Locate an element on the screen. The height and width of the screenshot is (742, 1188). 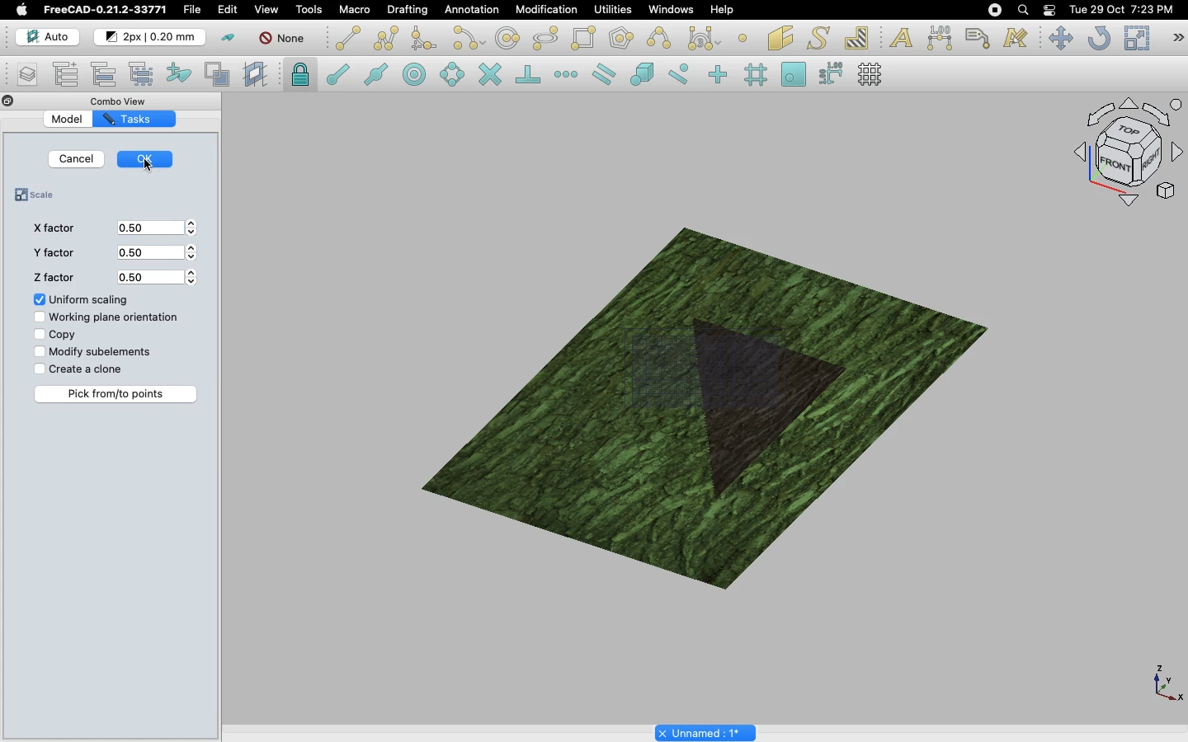
Utilities is located at coordinates (610, 10).